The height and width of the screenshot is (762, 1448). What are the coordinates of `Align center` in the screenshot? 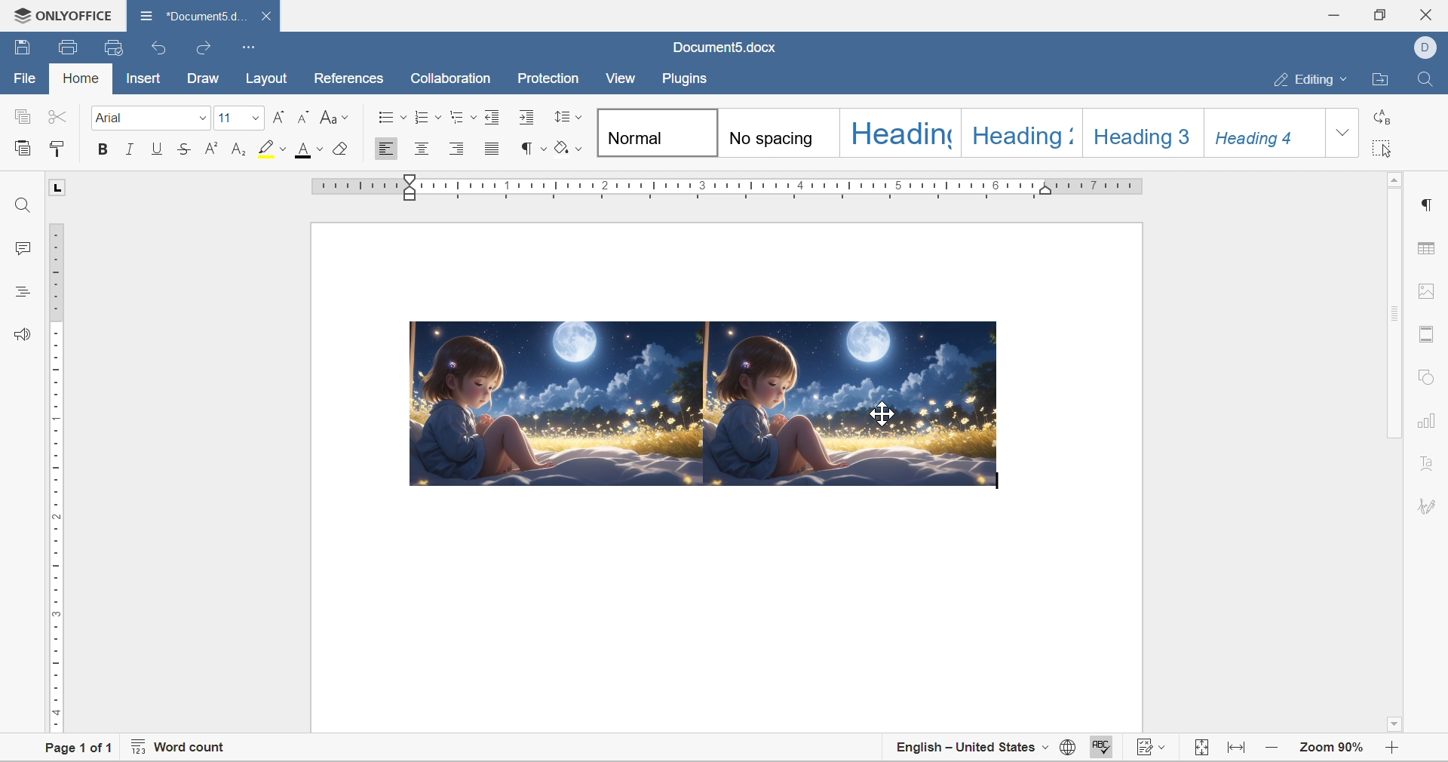 It's located at (424, 148).